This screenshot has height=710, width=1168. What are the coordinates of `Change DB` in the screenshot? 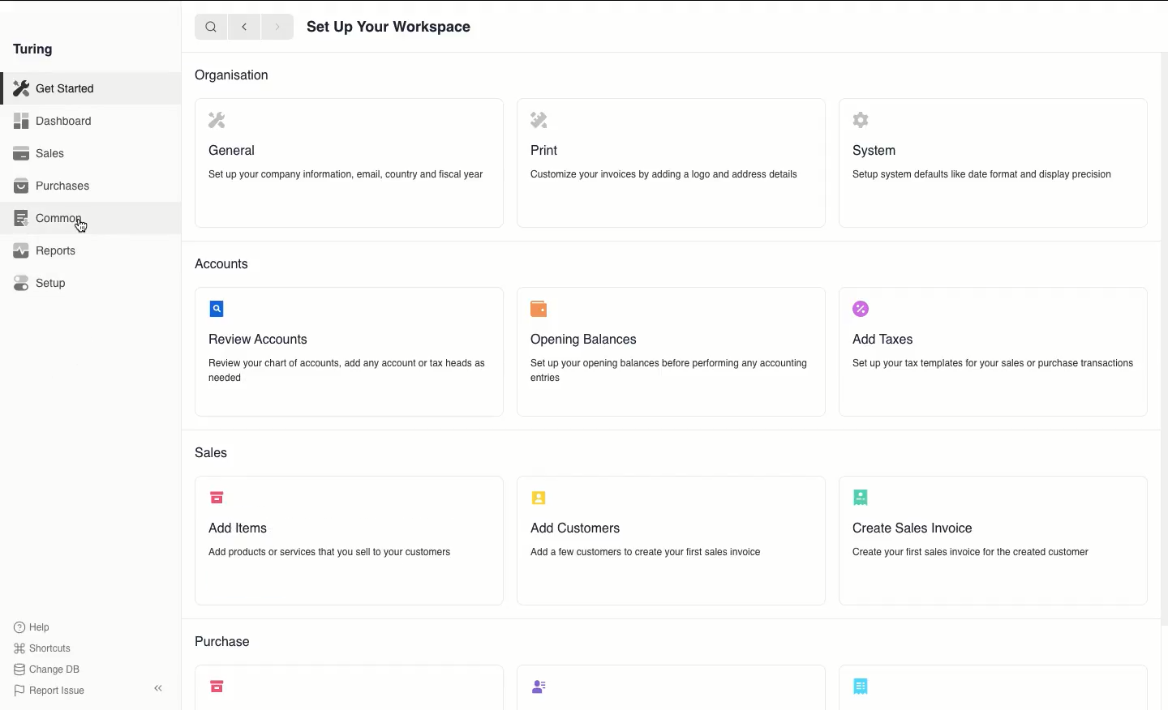 It's located at (46, 669).